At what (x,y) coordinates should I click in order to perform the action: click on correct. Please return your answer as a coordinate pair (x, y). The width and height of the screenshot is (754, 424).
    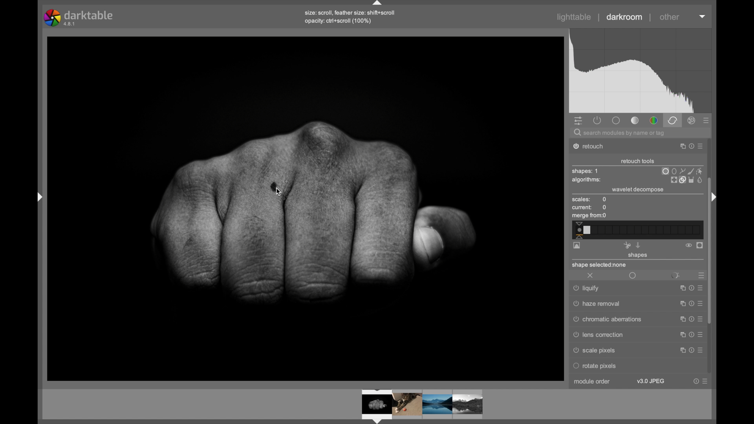
    Looking at the image, I should click on (672, 120).